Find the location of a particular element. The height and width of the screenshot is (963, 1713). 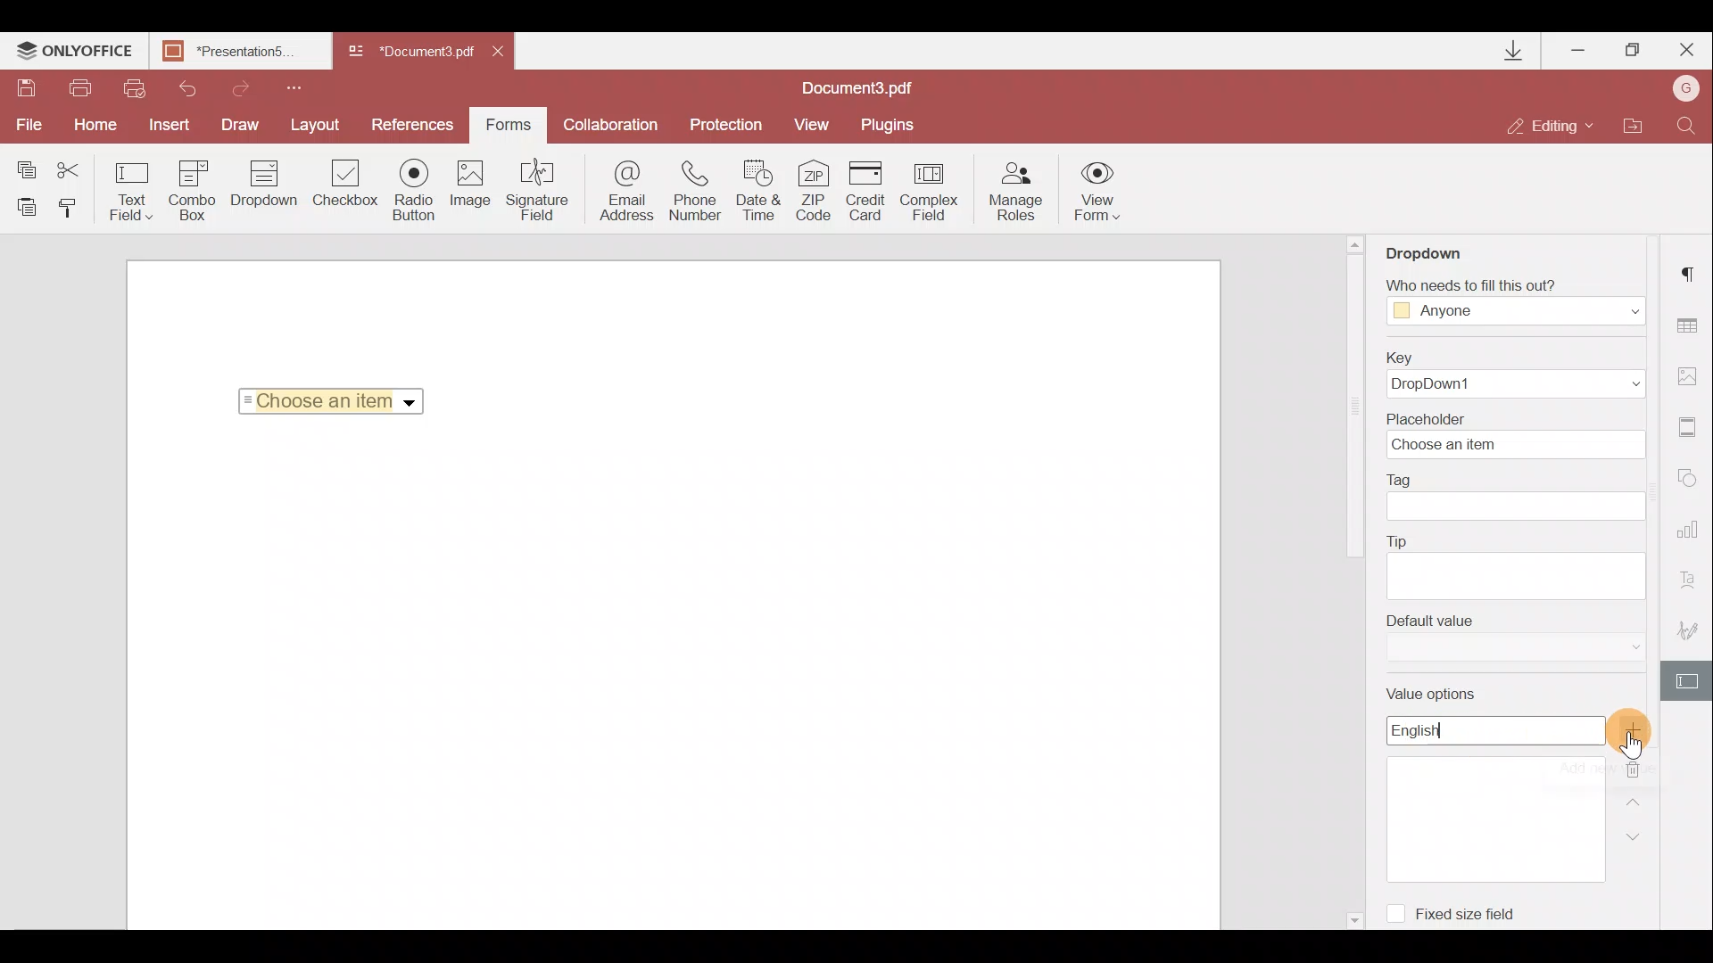

Text field is located at coordinates (132, 191).